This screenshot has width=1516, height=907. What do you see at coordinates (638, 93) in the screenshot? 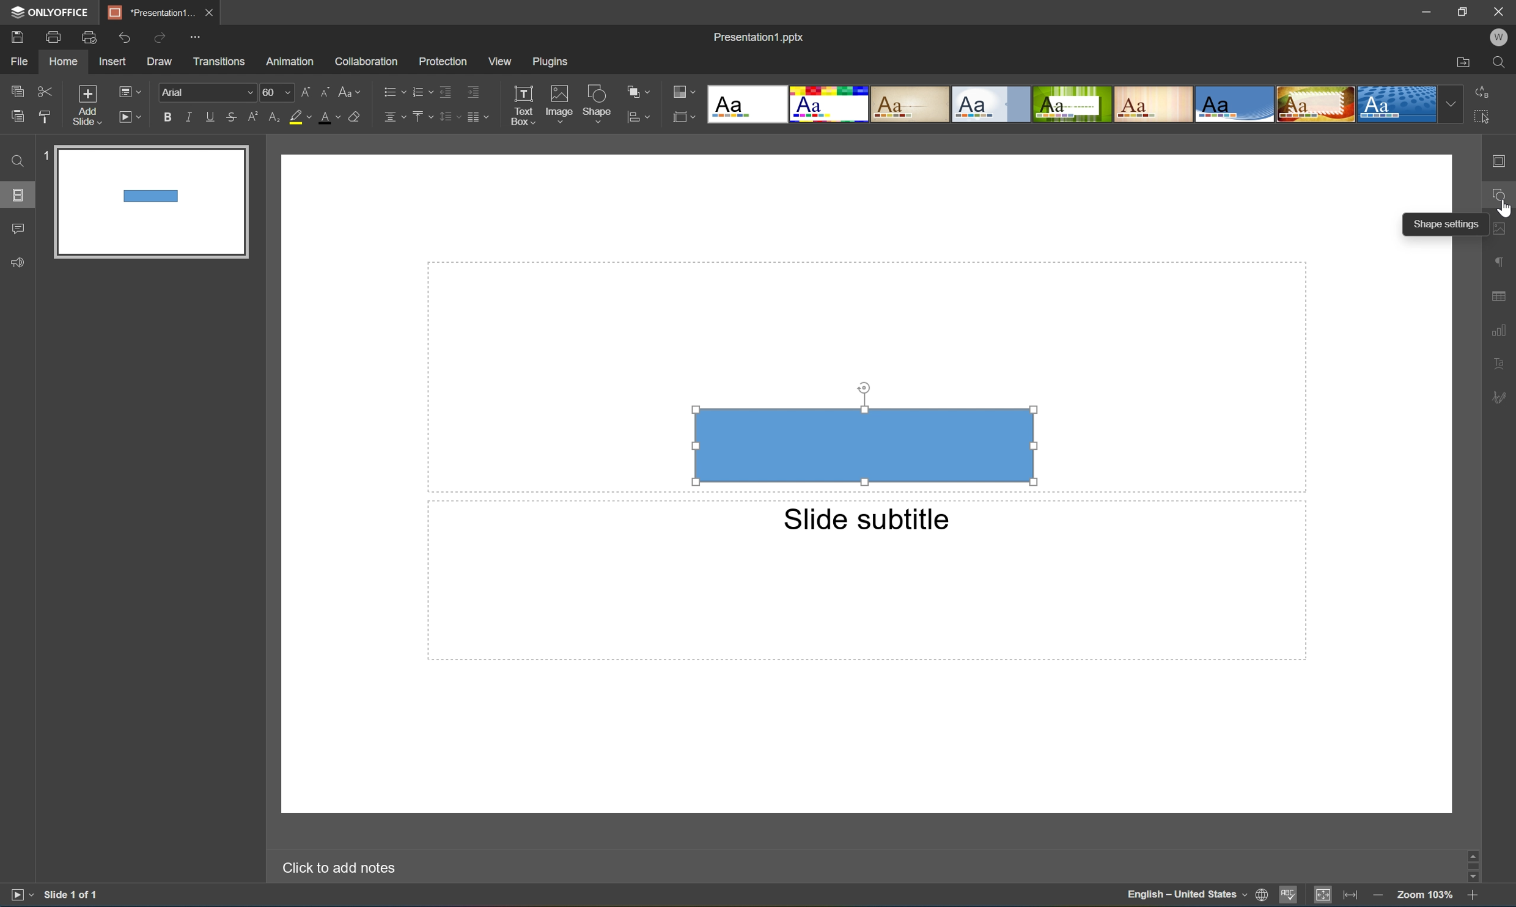
I see `Arrange shape` at bounding box center [638, 93].